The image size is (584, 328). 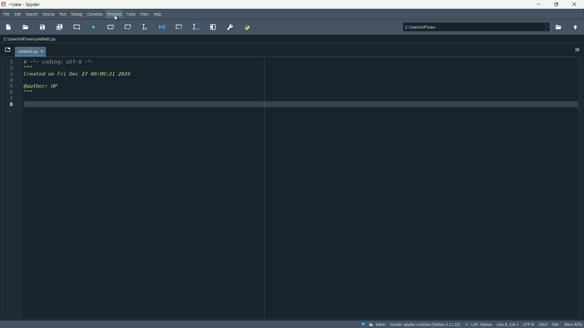 What do you see at coordinates (116, 18) in the screenshot?
I see `Cursor on Projects` at bounding box center [116, 18].